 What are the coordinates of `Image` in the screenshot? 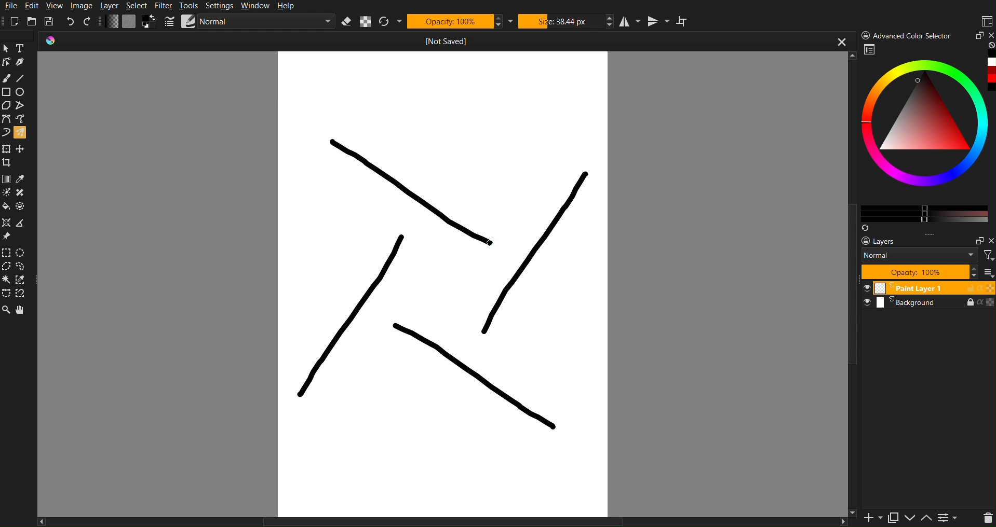 It's located at (83, 6).